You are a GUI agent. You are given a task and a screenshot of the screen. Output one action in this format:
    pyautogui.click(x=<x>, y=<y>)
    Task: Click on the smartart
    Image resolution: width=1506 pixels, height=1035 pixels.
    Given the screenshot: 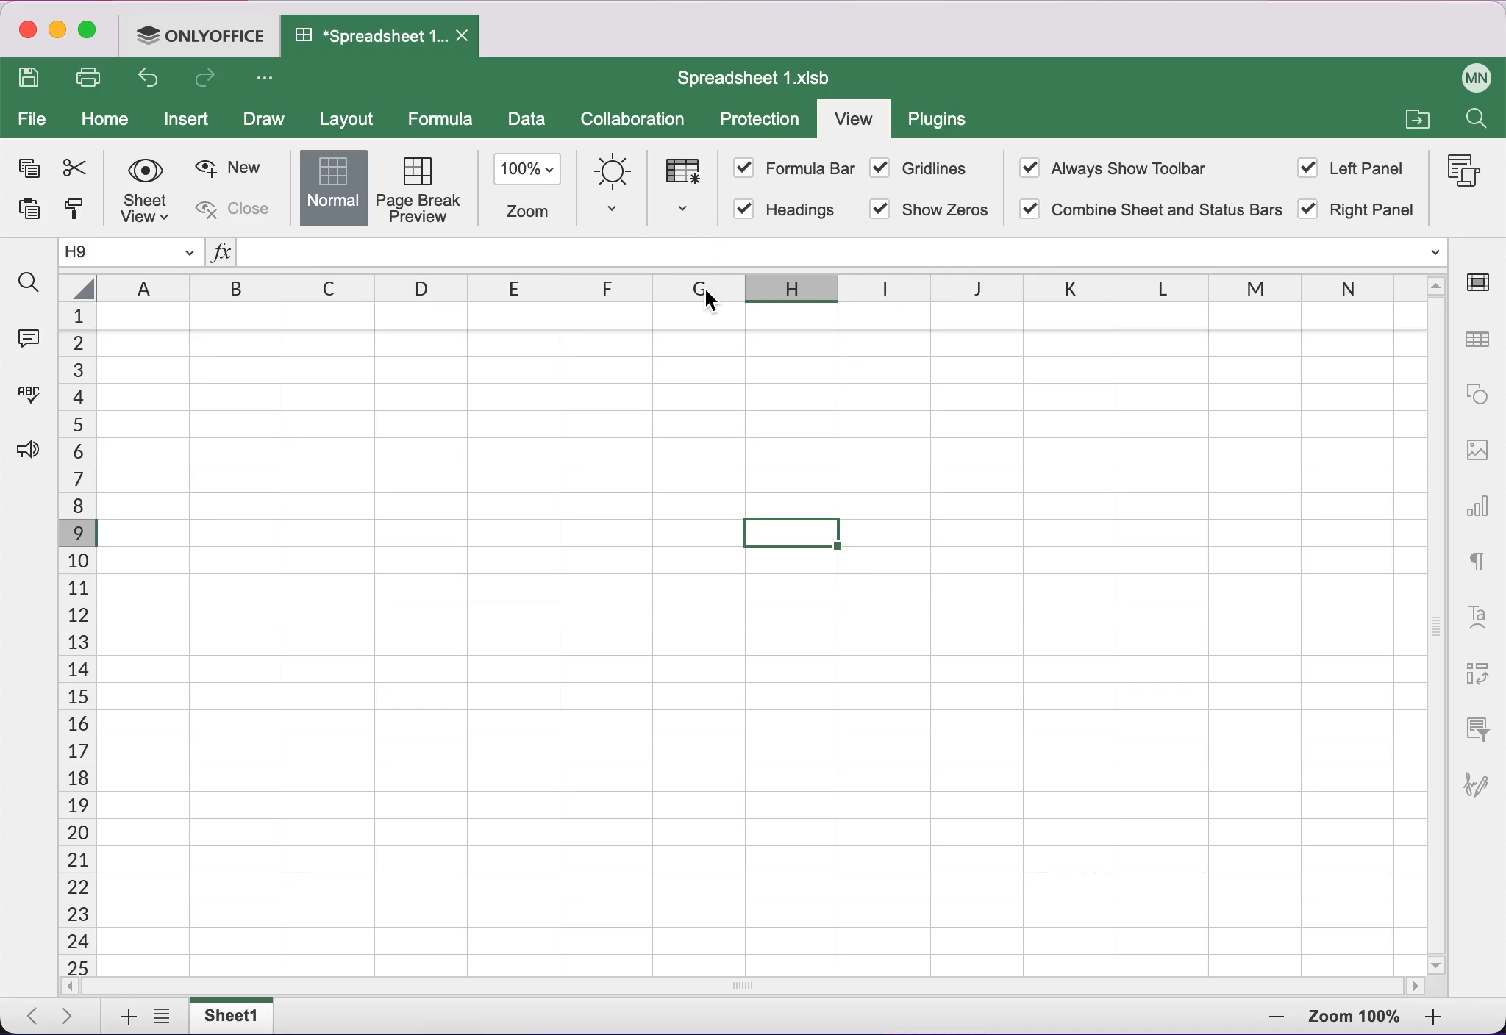 What is the action you would take?
    pyautogui.click(x=416, y=185)
    